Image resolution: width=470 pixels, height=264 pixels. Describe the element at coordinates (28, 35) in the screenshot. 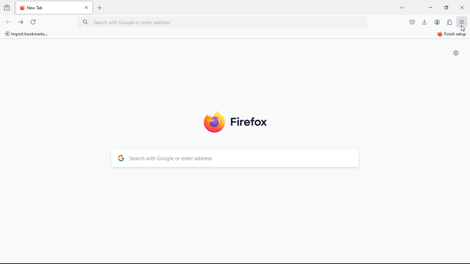

I see `import bookmarks` at that location.